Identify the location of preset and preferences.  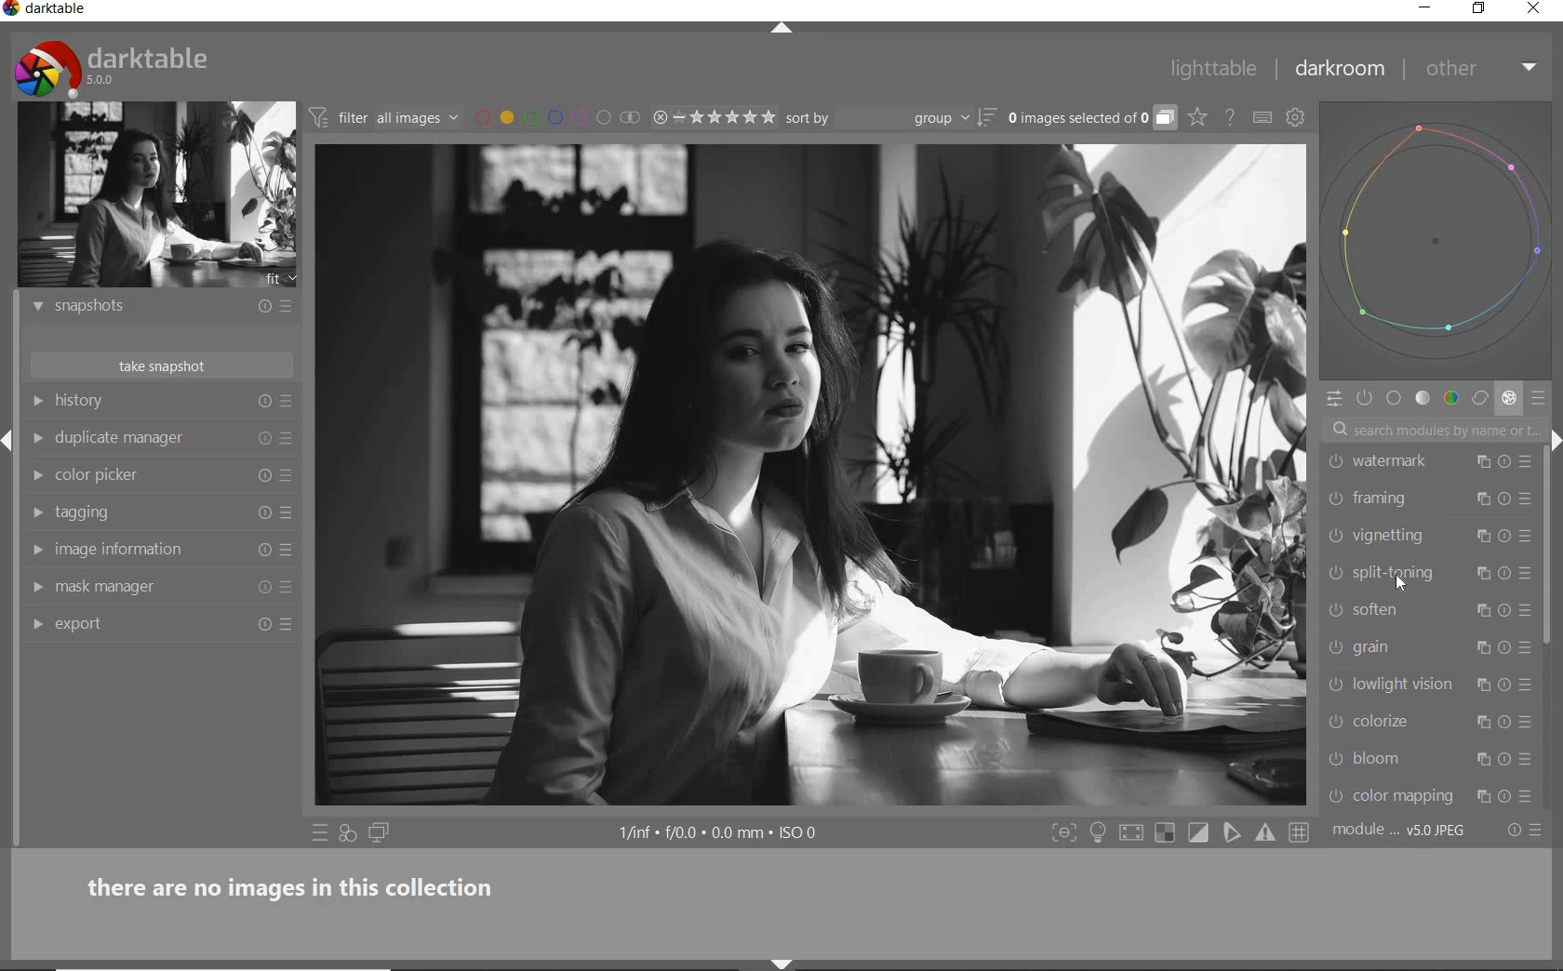
(1530, 797).